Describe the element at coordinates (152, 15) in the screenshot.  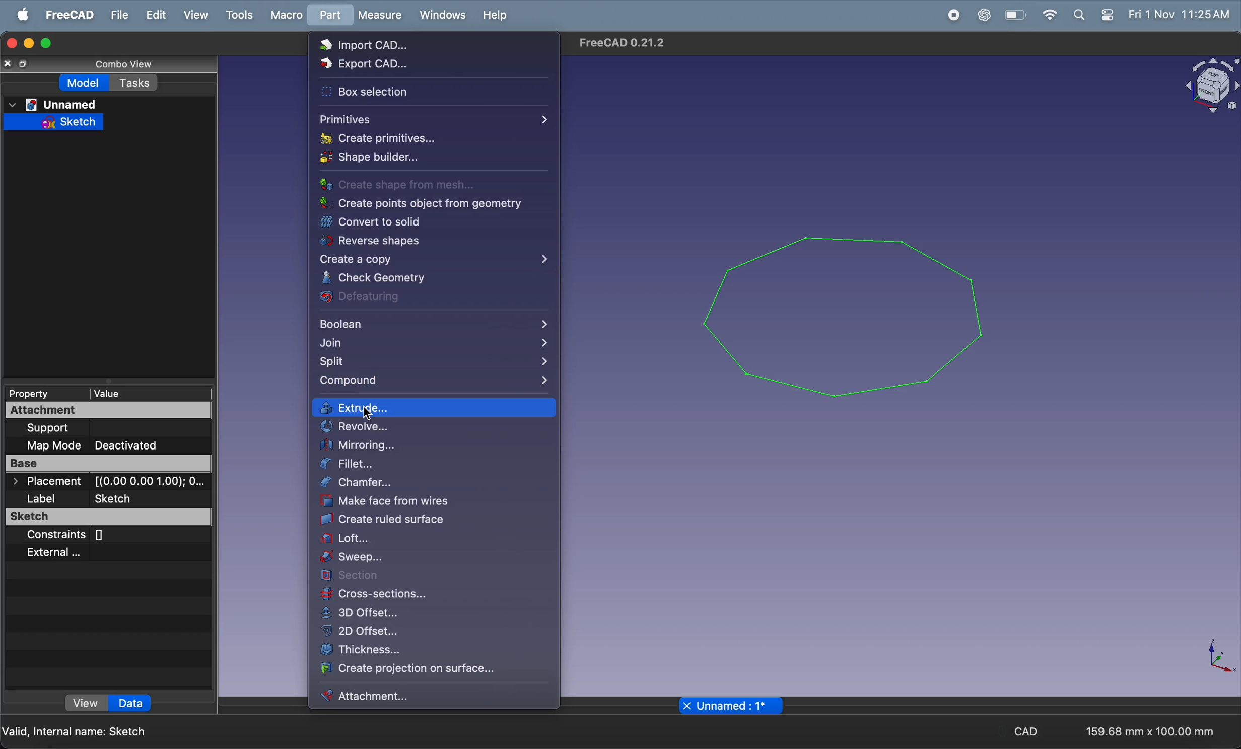
I see `edit` at that location.